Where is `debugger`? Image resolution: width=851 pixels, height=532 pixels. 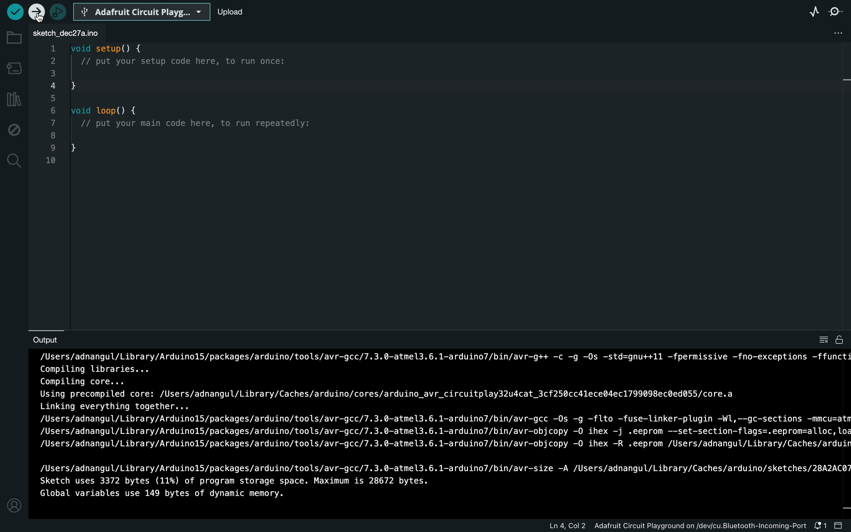 debugger is located at coordinates (59, 11).